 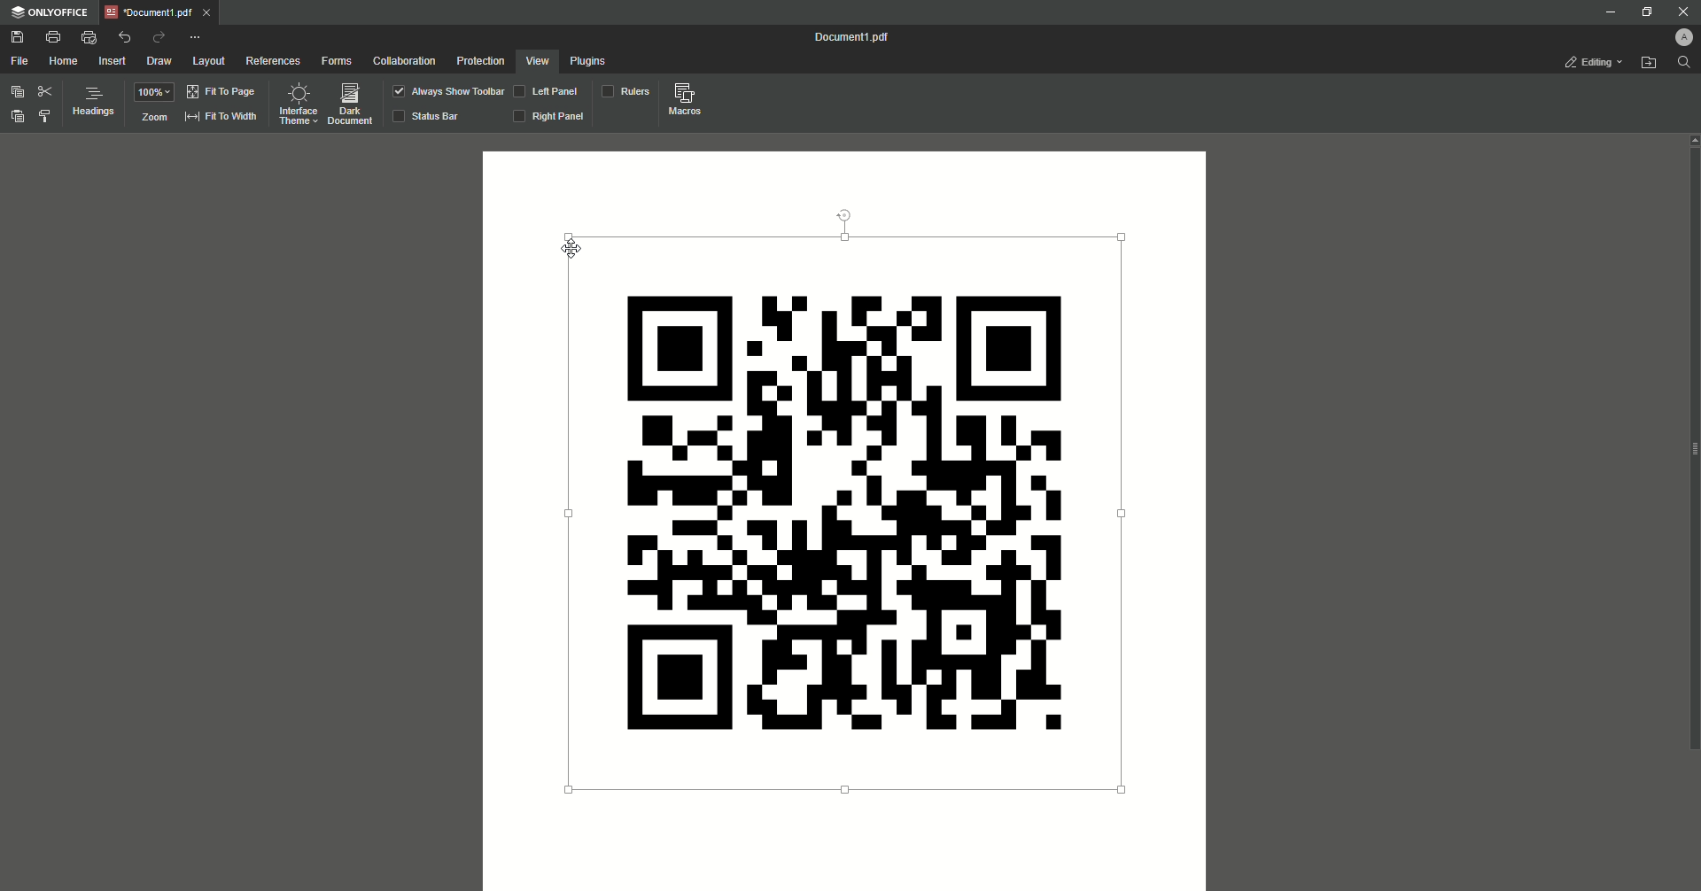 I want to click on cursor, so click(x=567, y=244).